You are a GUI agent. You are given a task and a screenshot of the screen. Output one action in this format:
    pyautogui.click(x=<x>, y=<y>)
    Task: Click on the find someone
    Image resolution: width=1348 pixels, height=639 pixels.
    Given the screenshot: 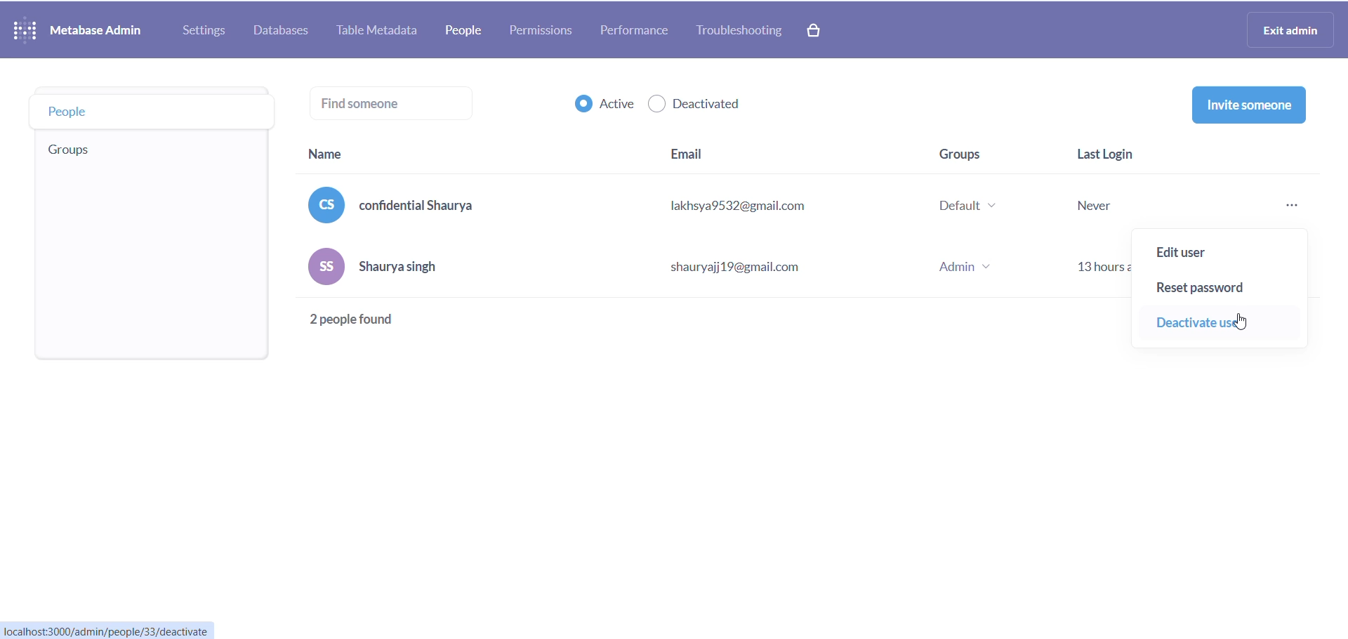 What is the action you would take?
    pyautogui.click(x=367, y=105)
    